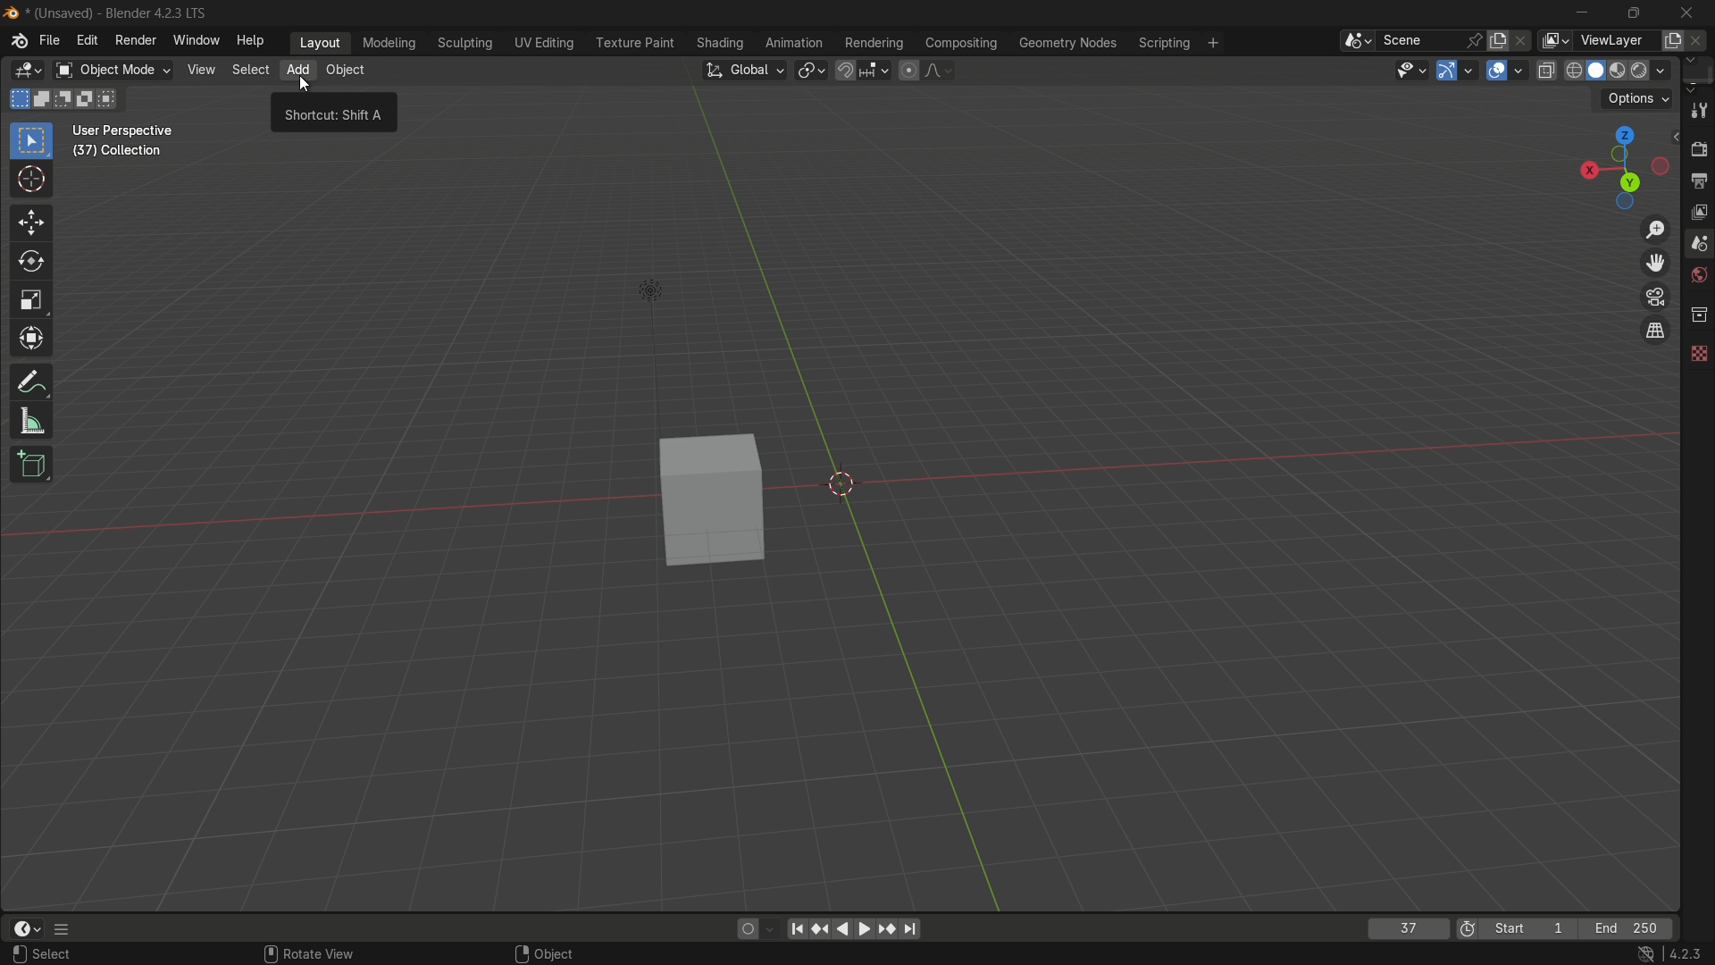 The height and width of the screenshot is (965, 1715). I want to click on select, so click(247, 69).